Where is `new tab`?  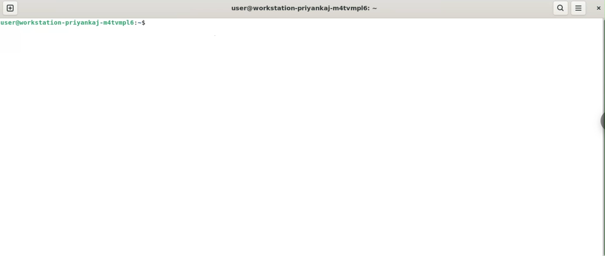 new tab is located at coordinates (11, 9).